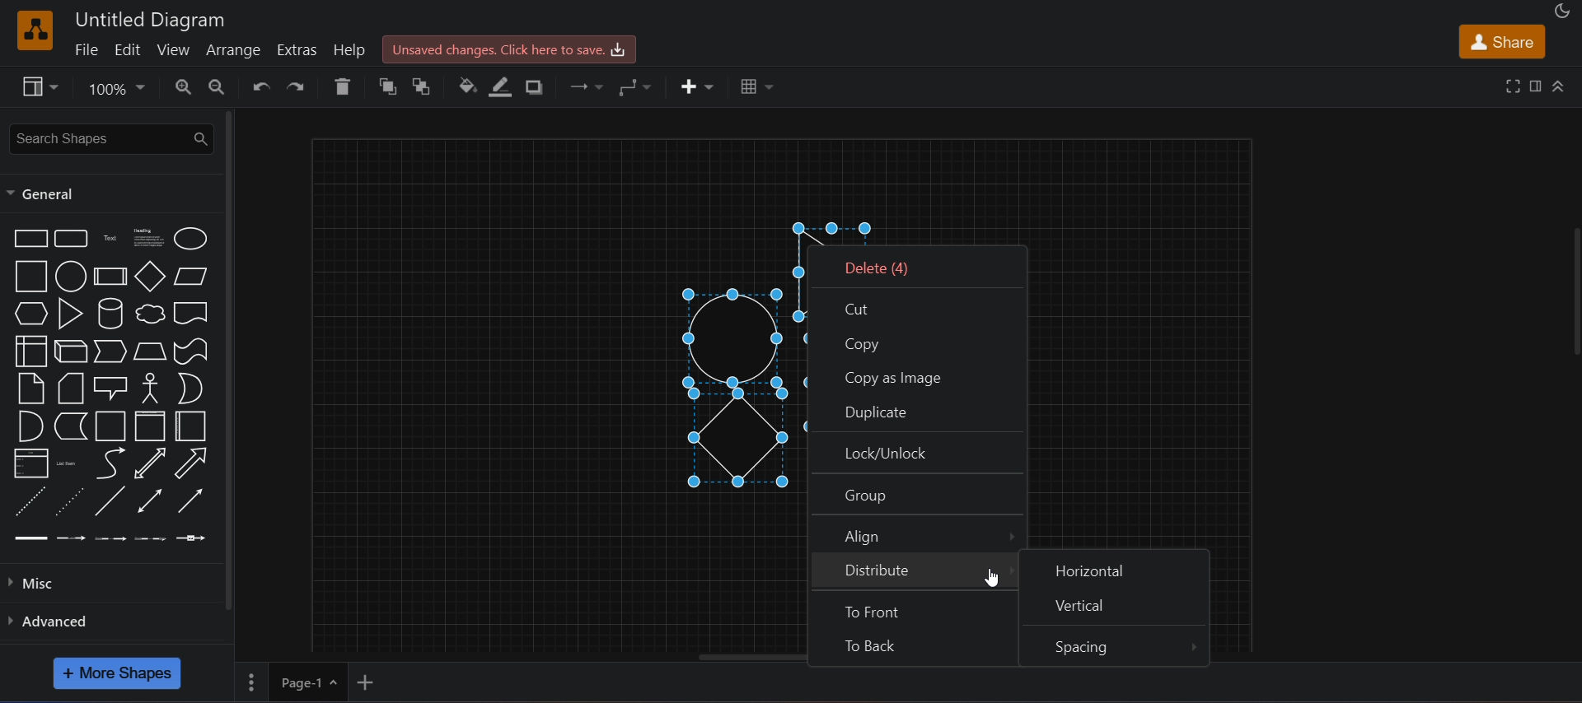  I want to click on arrange, so click(236, 49).